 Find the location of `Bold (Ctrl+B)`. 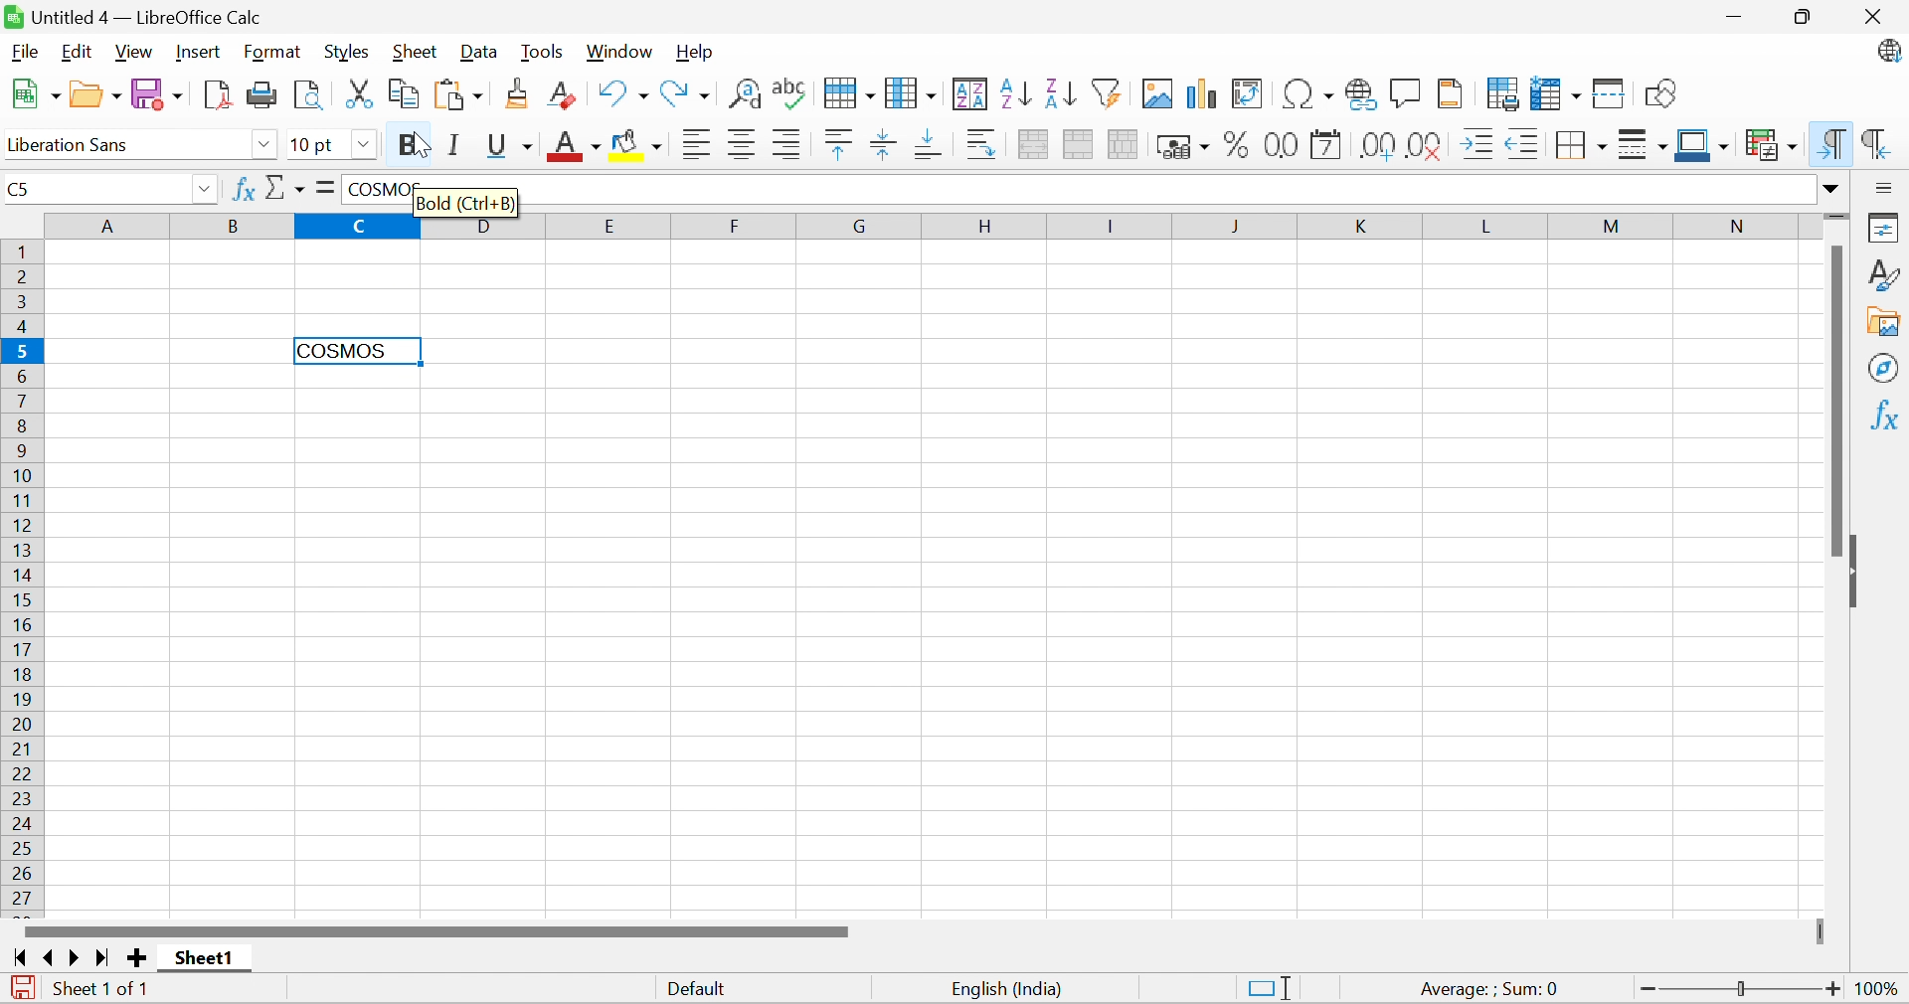

Bold (Ctrl+B) is located at coordinates (469, 203).